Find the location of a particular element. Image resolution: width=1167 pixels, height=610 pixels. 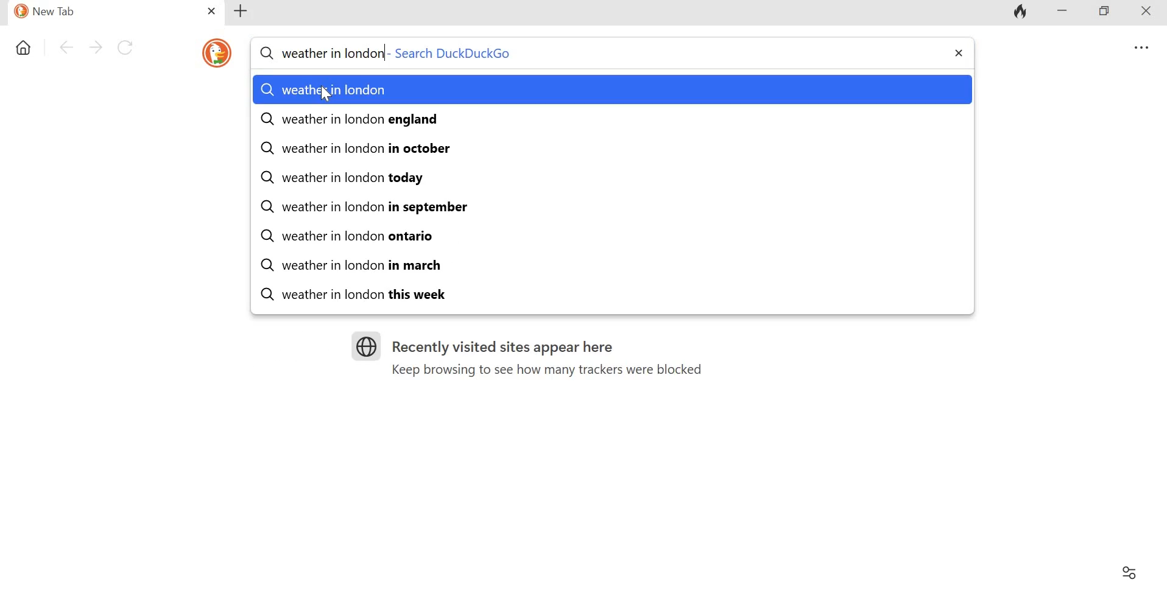

Filter settings is located at coordinates (1130, 572).